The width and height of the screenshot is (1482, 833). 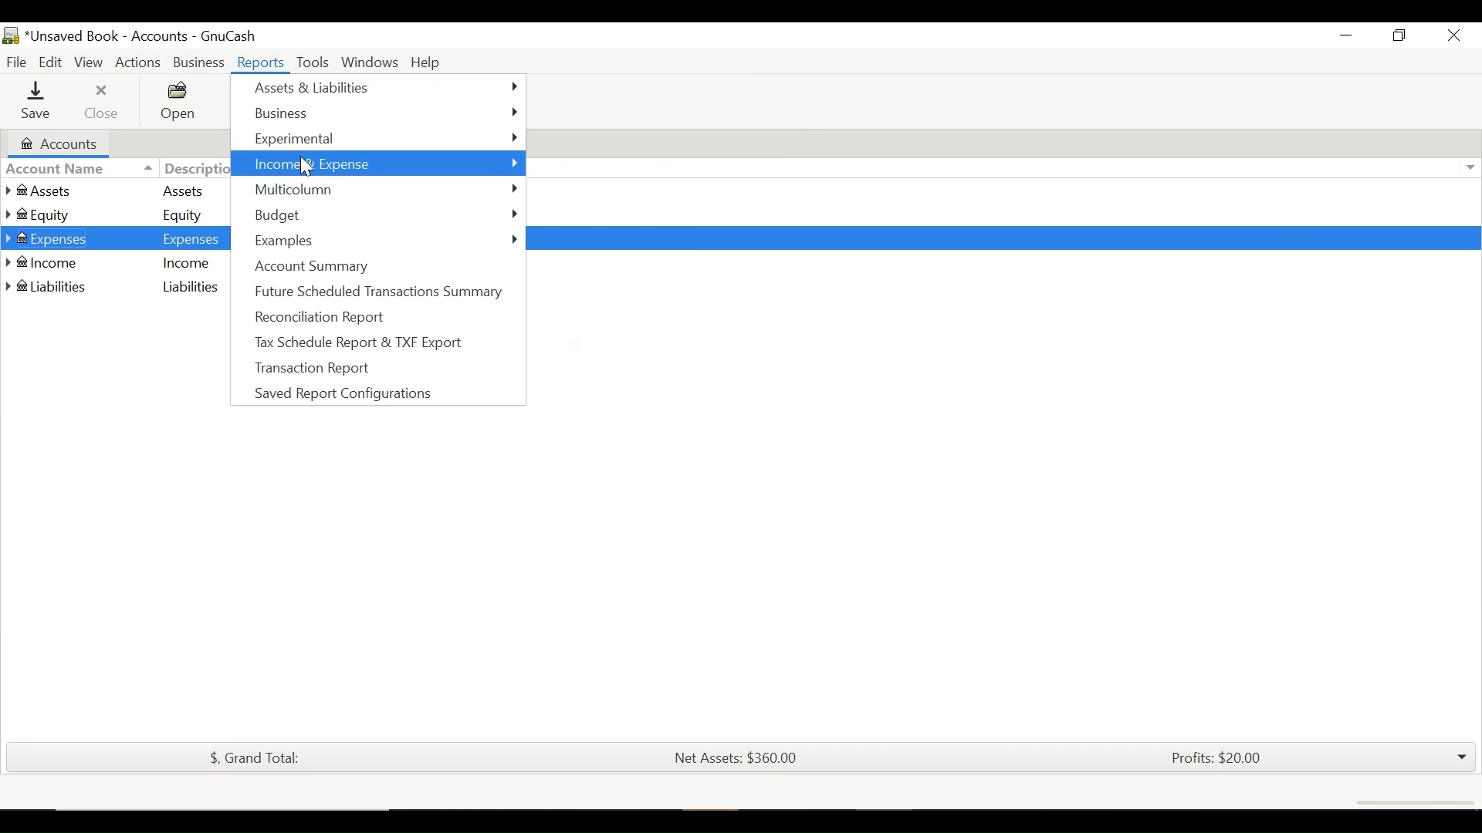 What do you see at coordinates (378, 137) in the screenshot?
I see `Experimental` at bounding box center [378, 137].